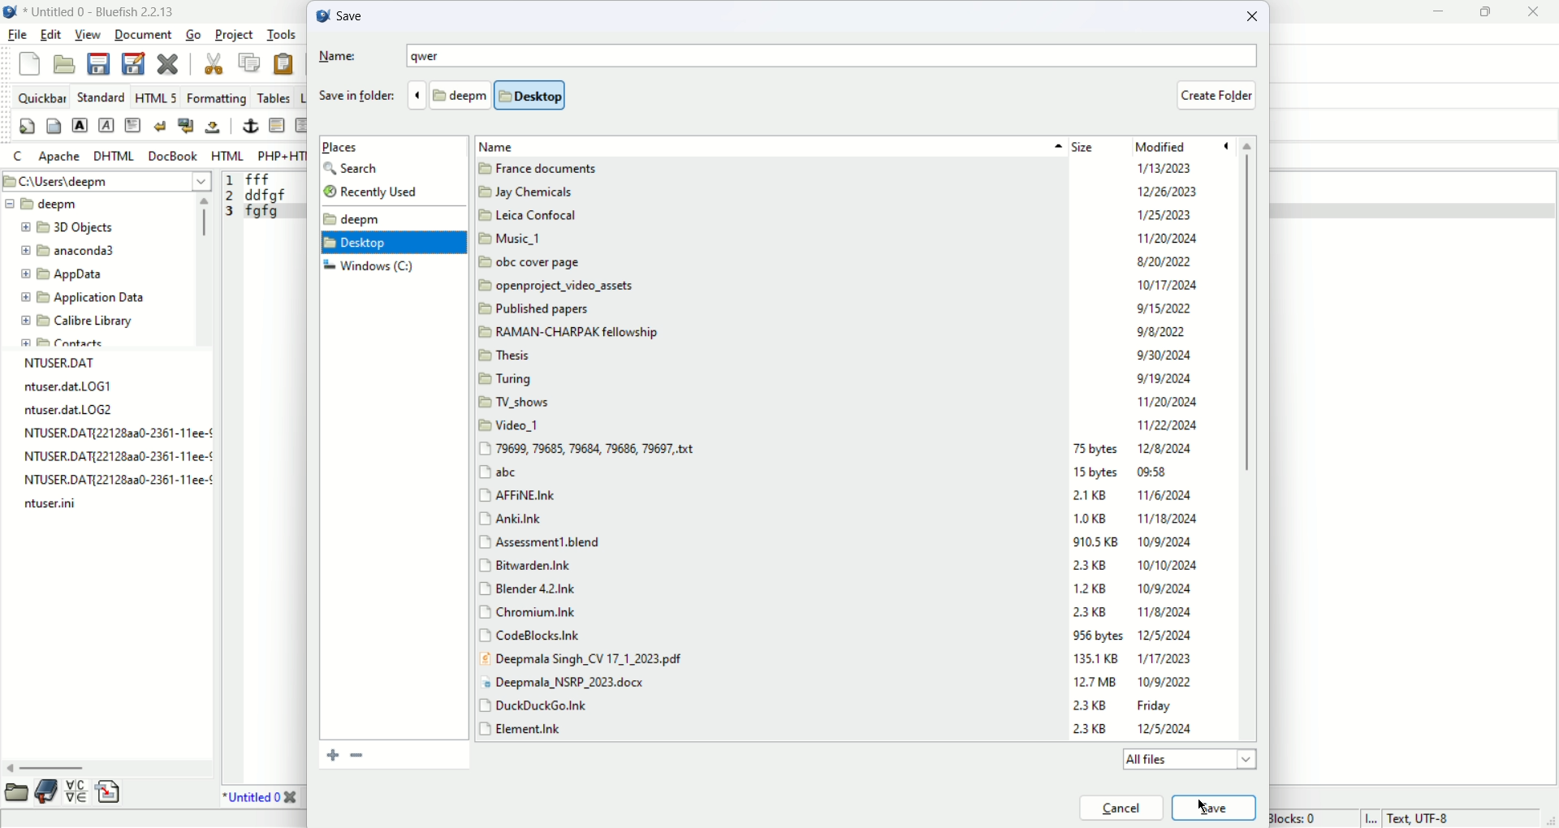  I want to click on file, so click(18, 35).